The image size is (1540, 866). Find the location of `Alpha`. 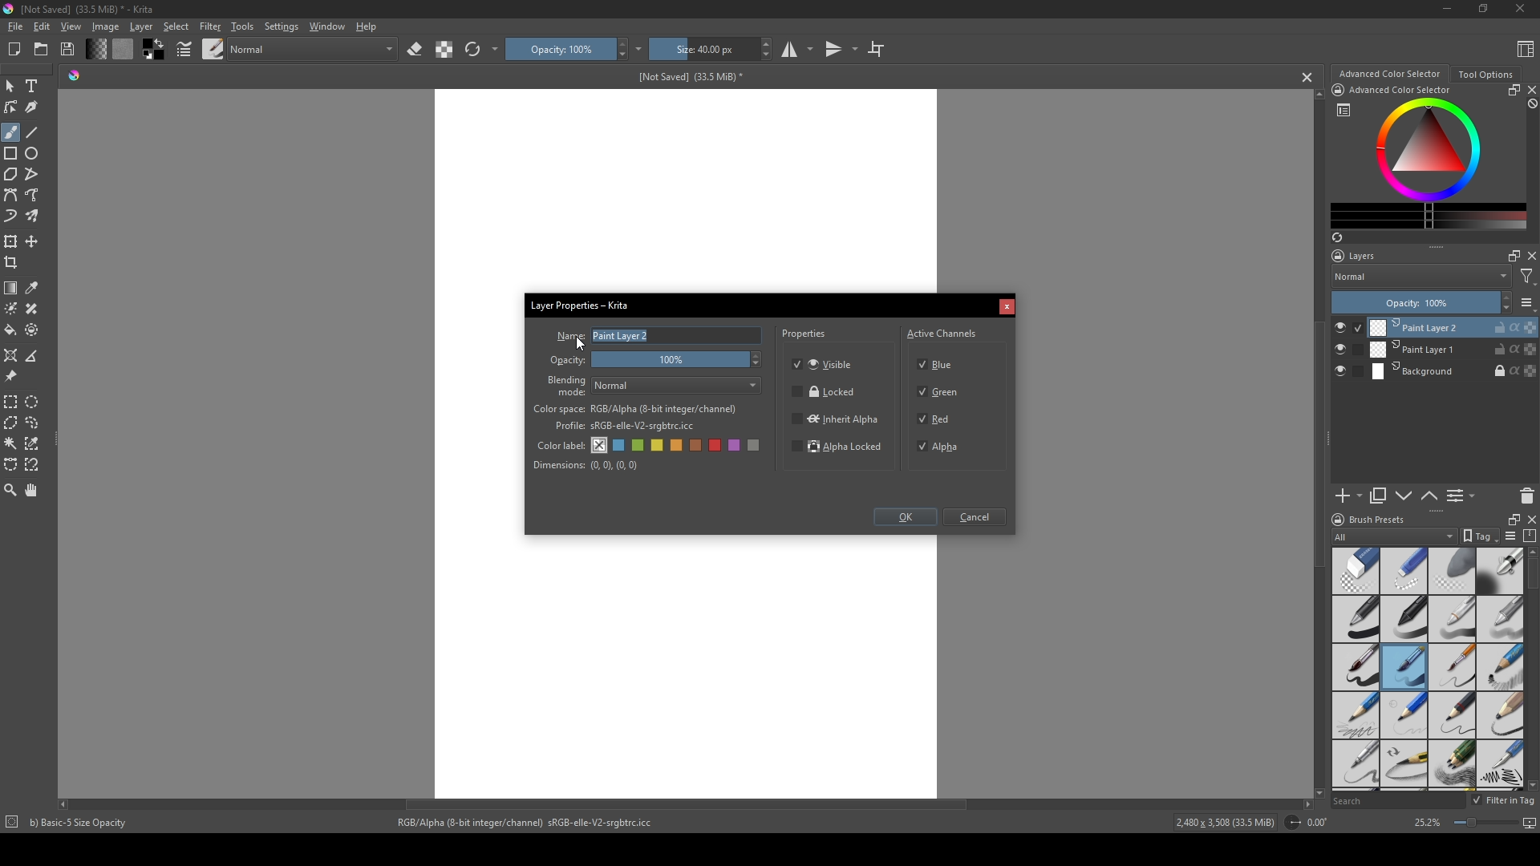

Alpha is located at coordinates (942, 447).